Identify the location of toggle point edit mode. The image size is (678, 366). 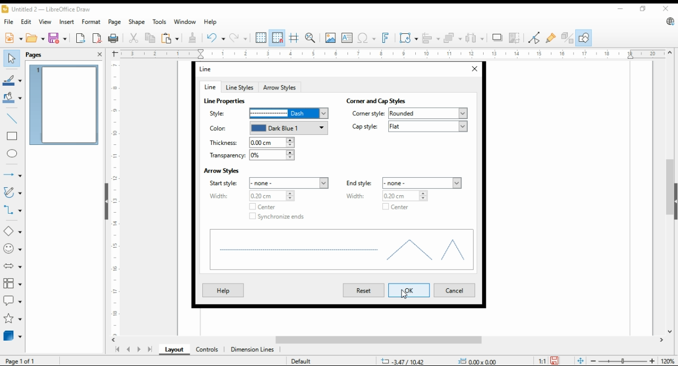
(534, 38).